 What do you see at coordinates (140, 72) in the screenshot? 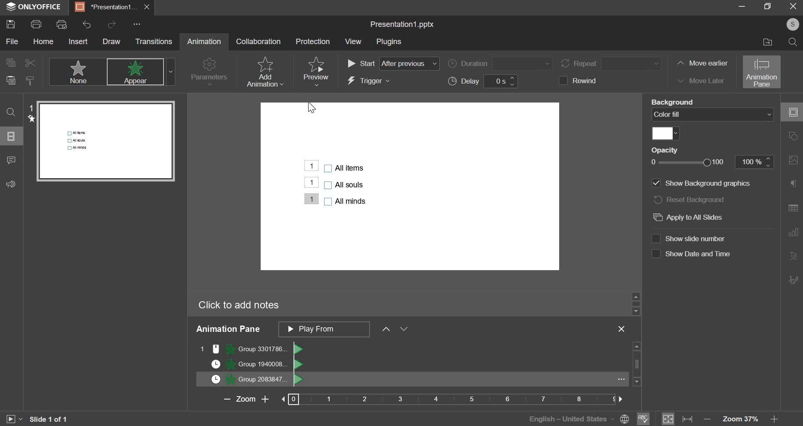
I see `appear` at bounding box center [140, 72].